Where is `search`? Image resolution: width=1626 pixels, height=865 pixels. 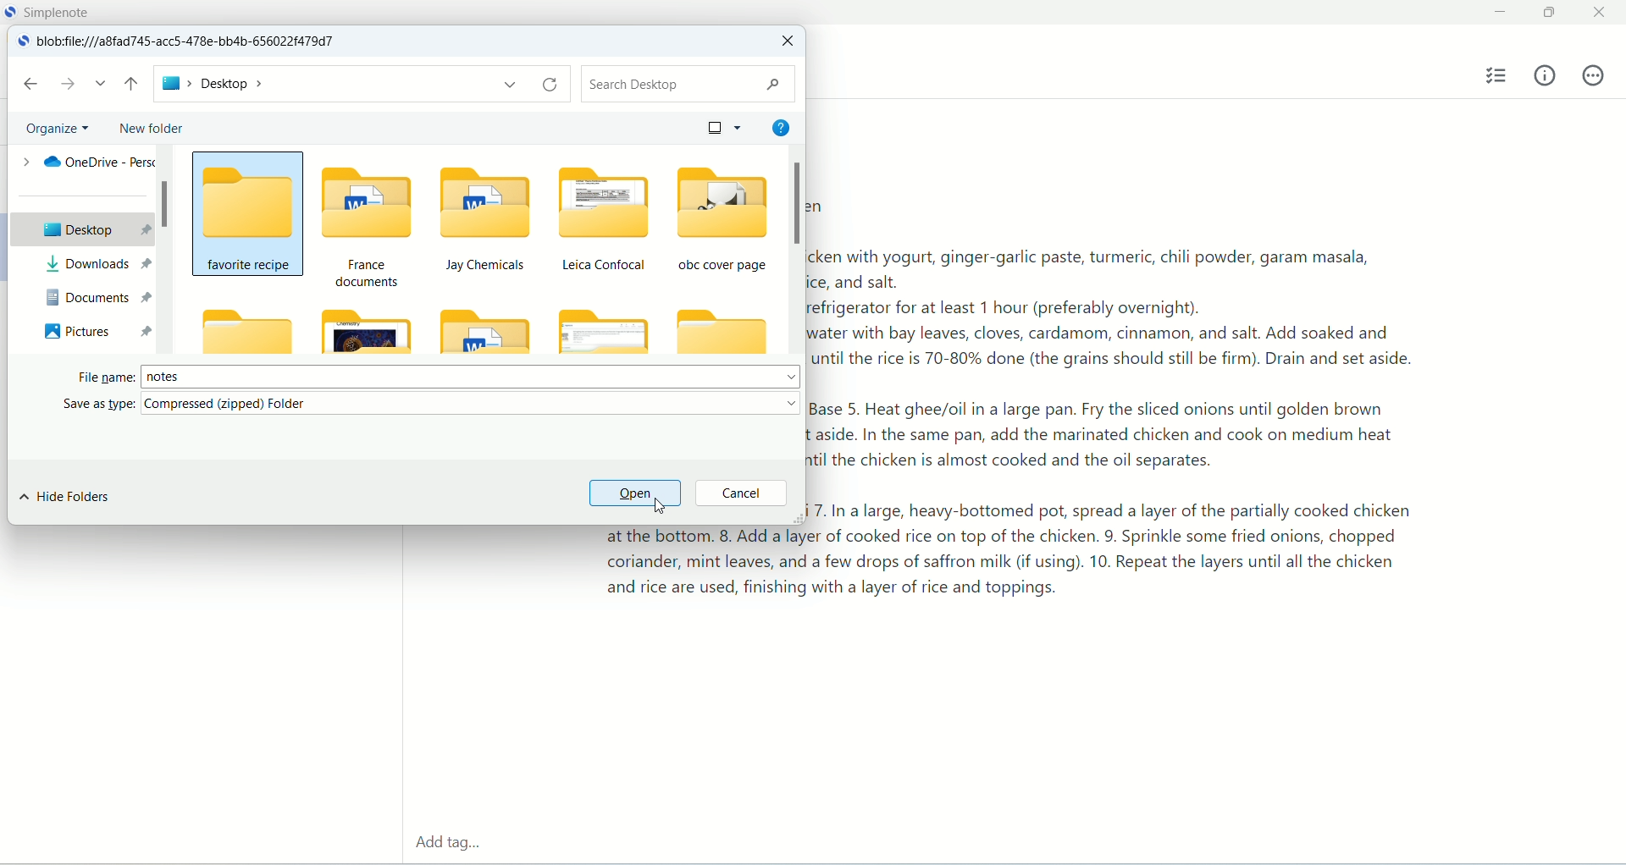 search is located at coordinates (685, 84).